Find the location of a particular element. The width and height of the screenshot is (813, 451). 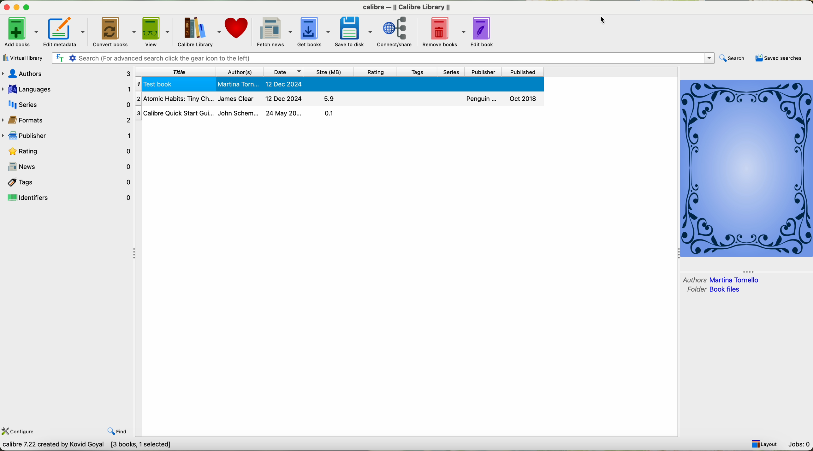

Calibre Quick Start Gu is located at coordinates (346, 115).